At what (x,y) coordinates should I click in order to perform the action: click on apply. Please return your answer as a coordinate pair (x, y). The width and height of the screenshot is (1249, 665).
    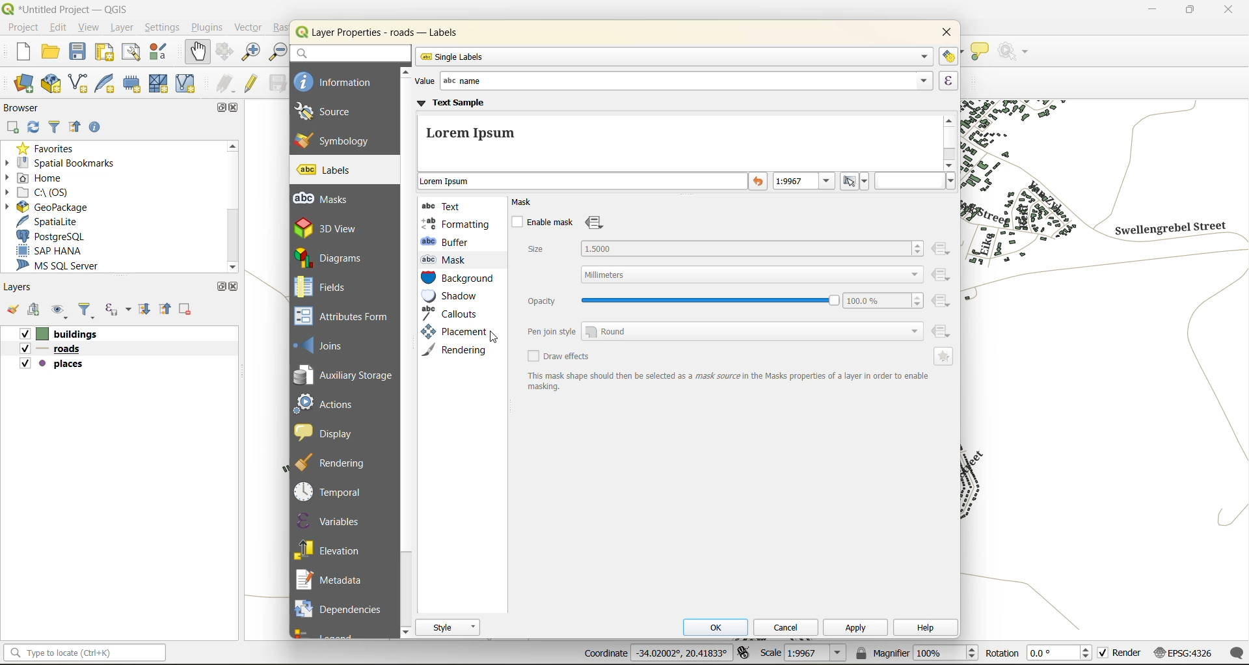
    Looking at the image, I should click on (857, 631).